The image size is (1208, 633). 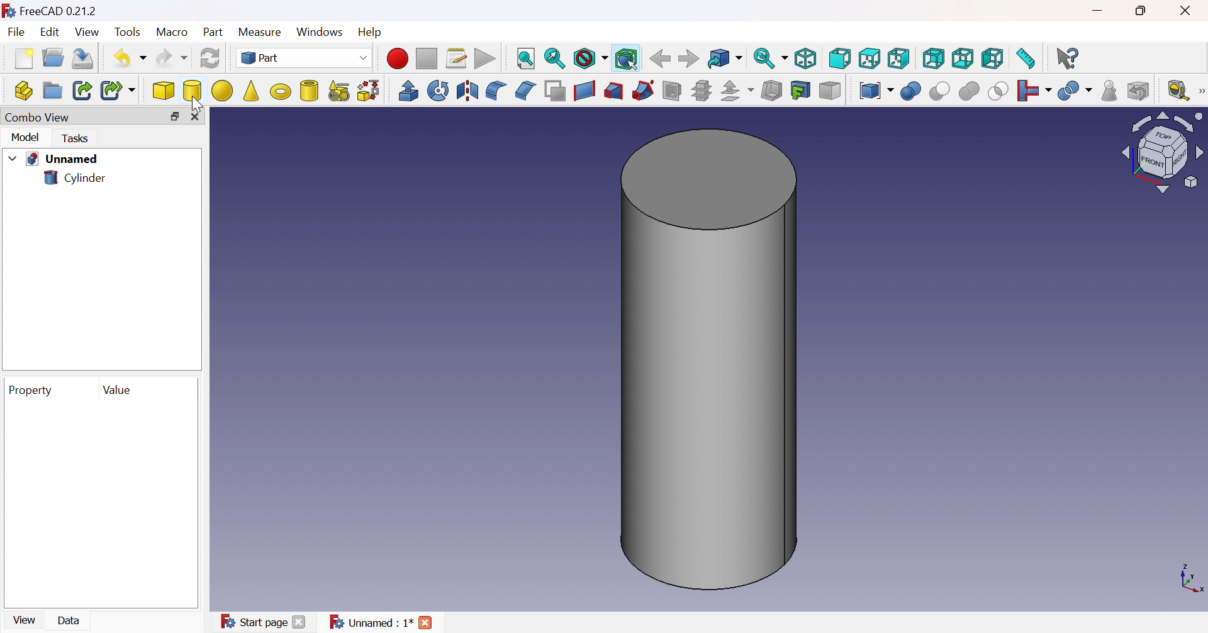 What do you see at coordinates (993, 60) in the screenshot?
I see `Left` at bounding box center [993, 60].